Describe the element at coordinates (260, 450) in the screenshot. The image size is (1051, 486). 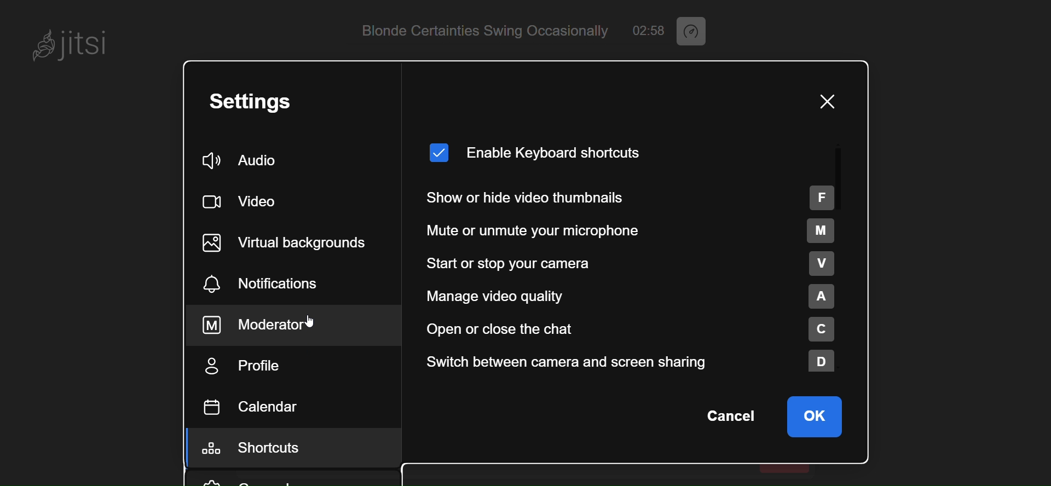
I see `shortcut` at that location.